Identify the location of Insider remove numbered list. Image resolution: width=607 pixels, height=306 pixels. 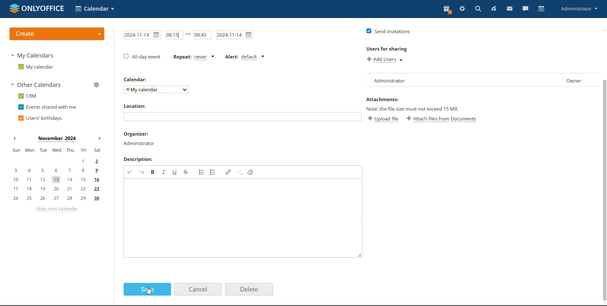
(202, 172).